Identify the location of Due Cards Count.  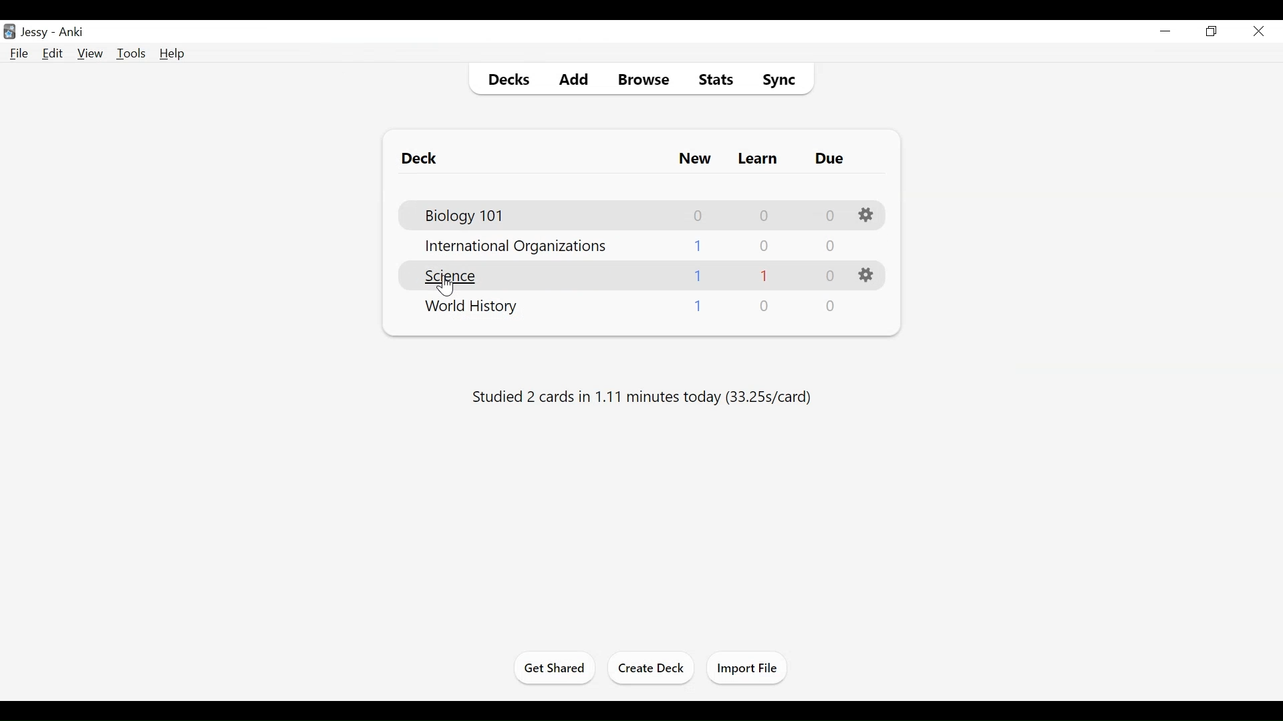
(829, 276).